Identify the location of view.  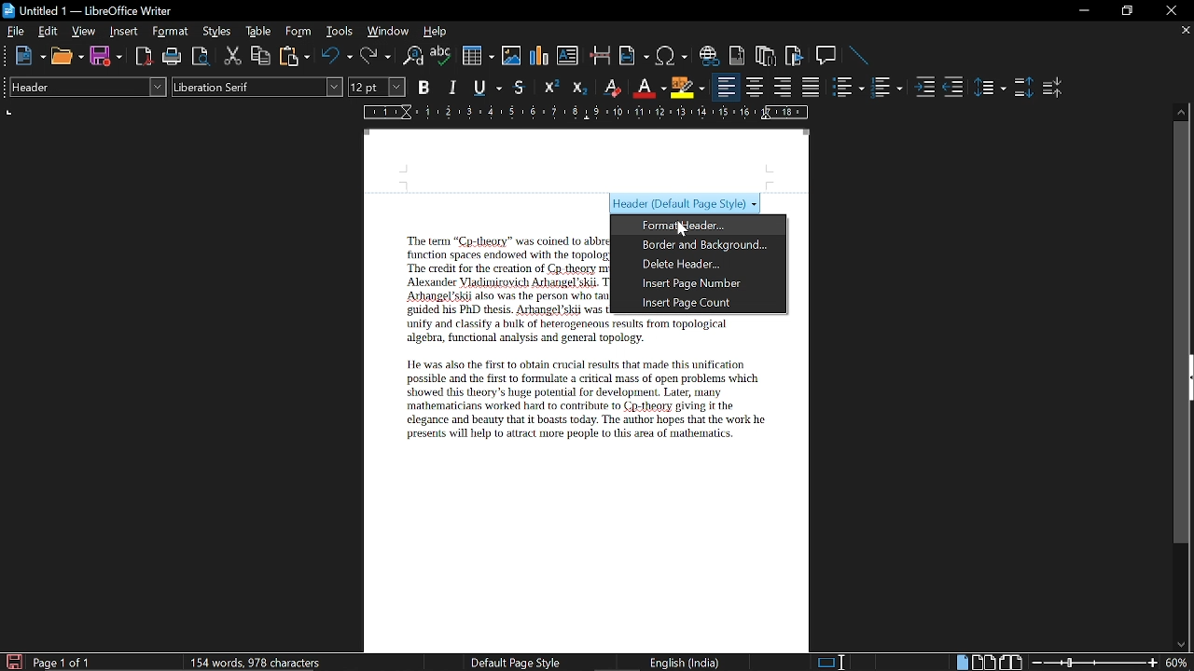
(84, 31).